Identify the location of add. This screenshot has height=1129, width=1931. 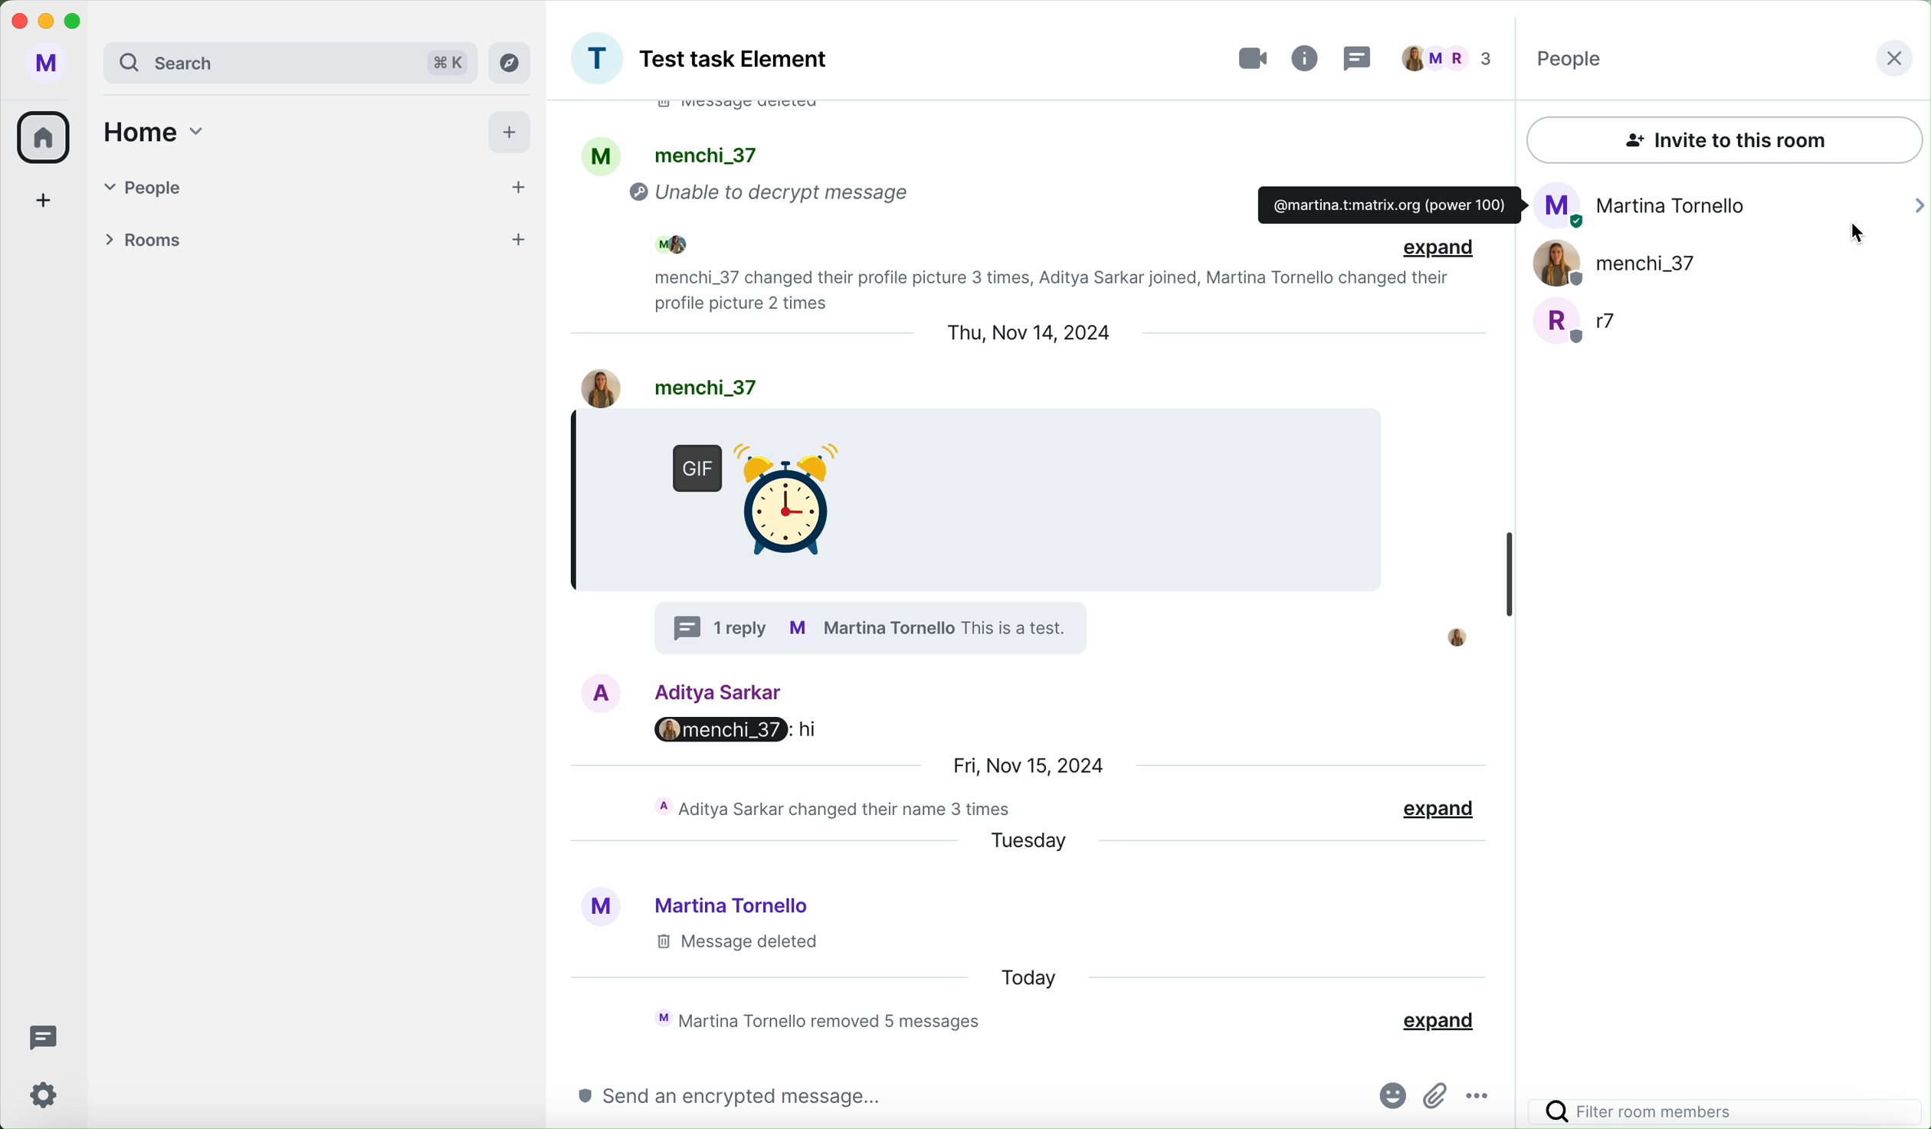
(513, 188).